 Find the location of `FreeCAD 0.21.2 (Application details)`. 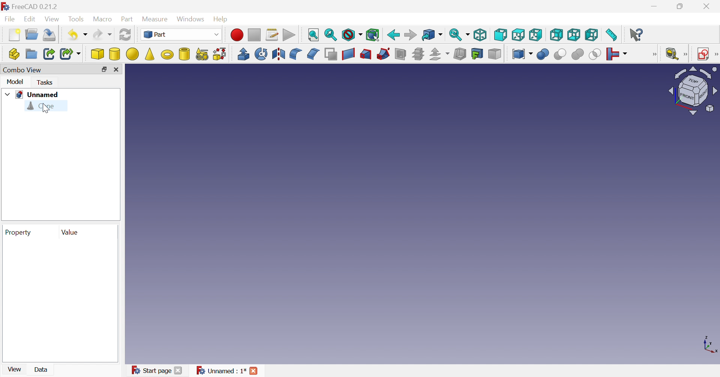

FreeCAD 0.21.2 (Application details) is located at coordinates (30, 6).